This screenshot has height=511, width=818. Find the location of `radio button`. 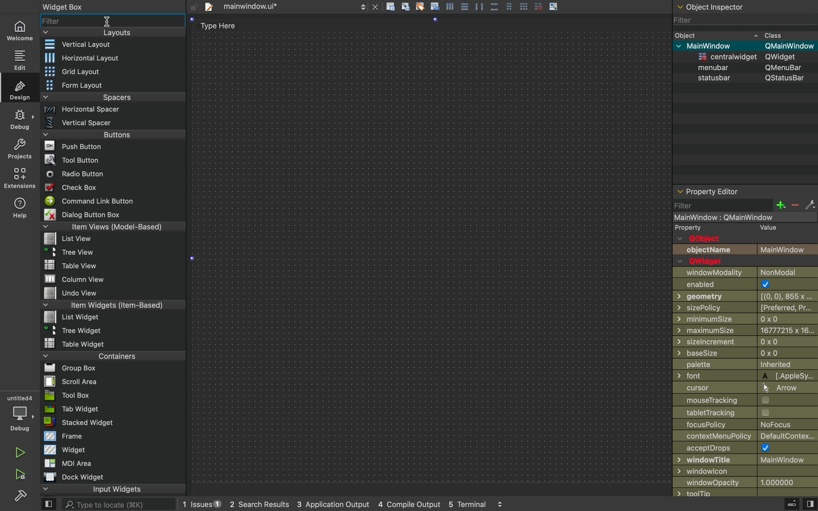

radio button is located at coordinates (113, 173).